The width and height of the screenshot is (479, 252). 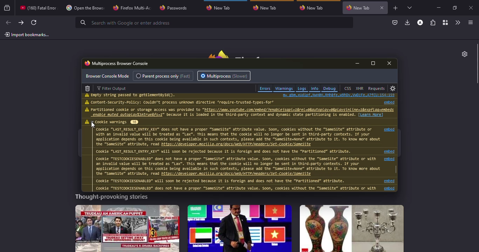 What do you see at coordinates (224, 112) in the screenshot?
I see `info` at bounding box center [224, 112].